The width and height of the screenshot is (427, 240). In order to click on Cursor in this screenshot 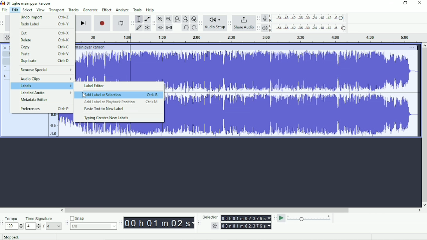, I will do `click(84, 95)`.